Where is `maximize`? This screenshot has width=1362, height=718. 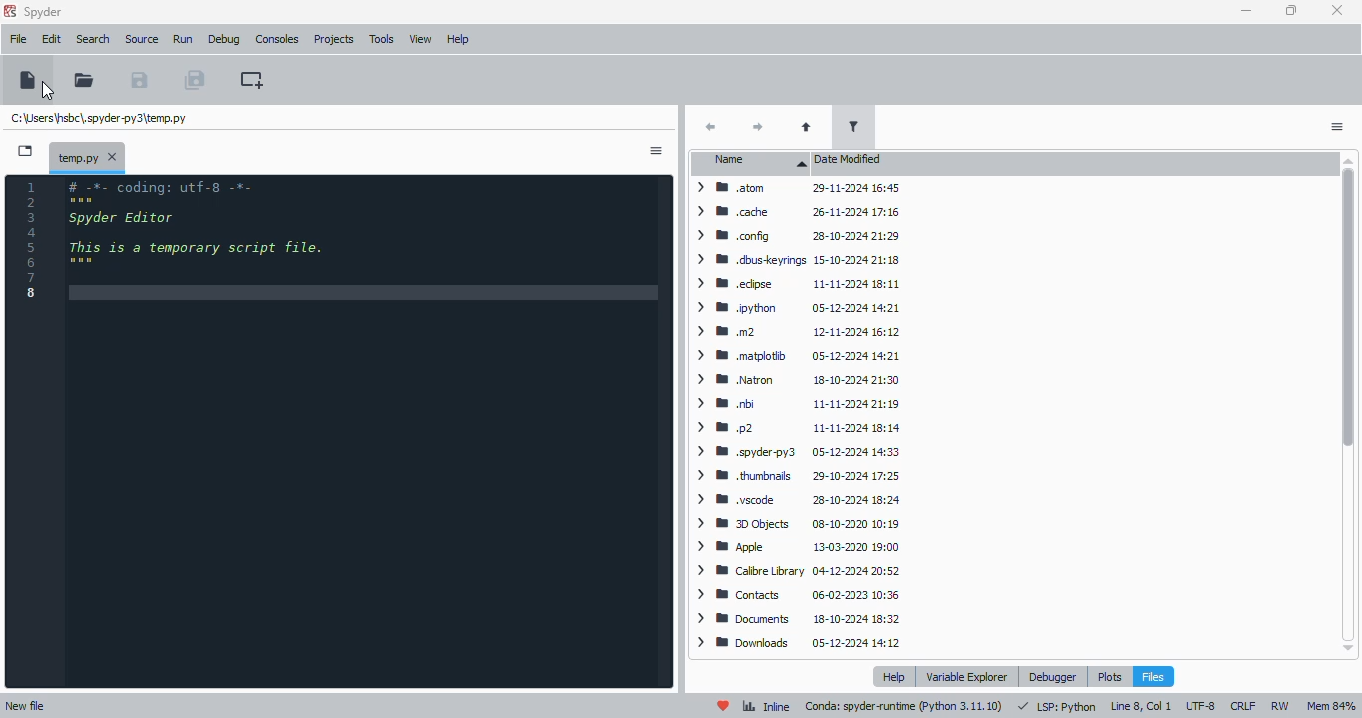 maximize is located at coordinates (1292, 10).